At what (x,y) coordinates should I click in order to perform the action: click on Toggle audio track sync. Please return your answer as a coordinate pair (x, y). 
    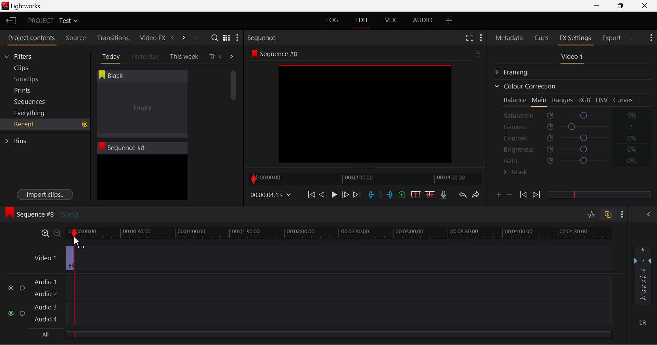
    Looking at the image, I should click on (608, 214).